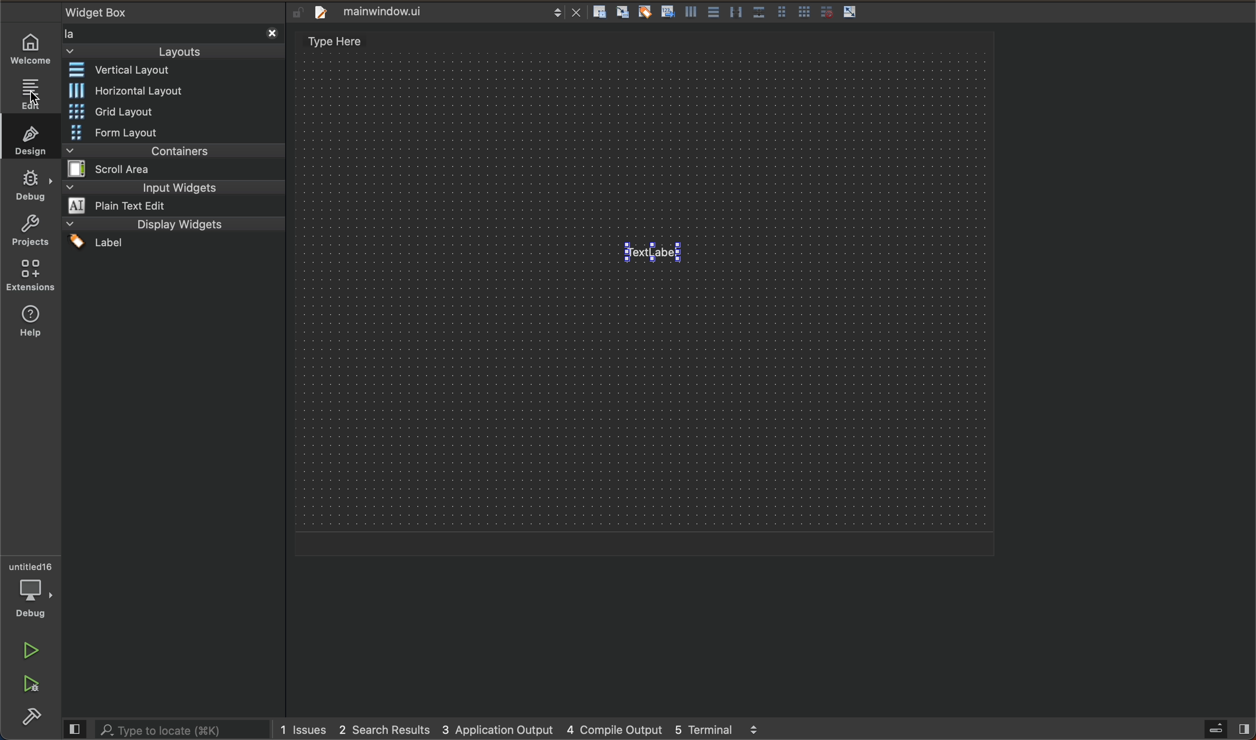 Image resolution: width=1256 pixels, height=740 pixels. What do you see at coordinates (713, 10) in the screenshot?
I see `vertical layout` at bounding box center [713, 10].